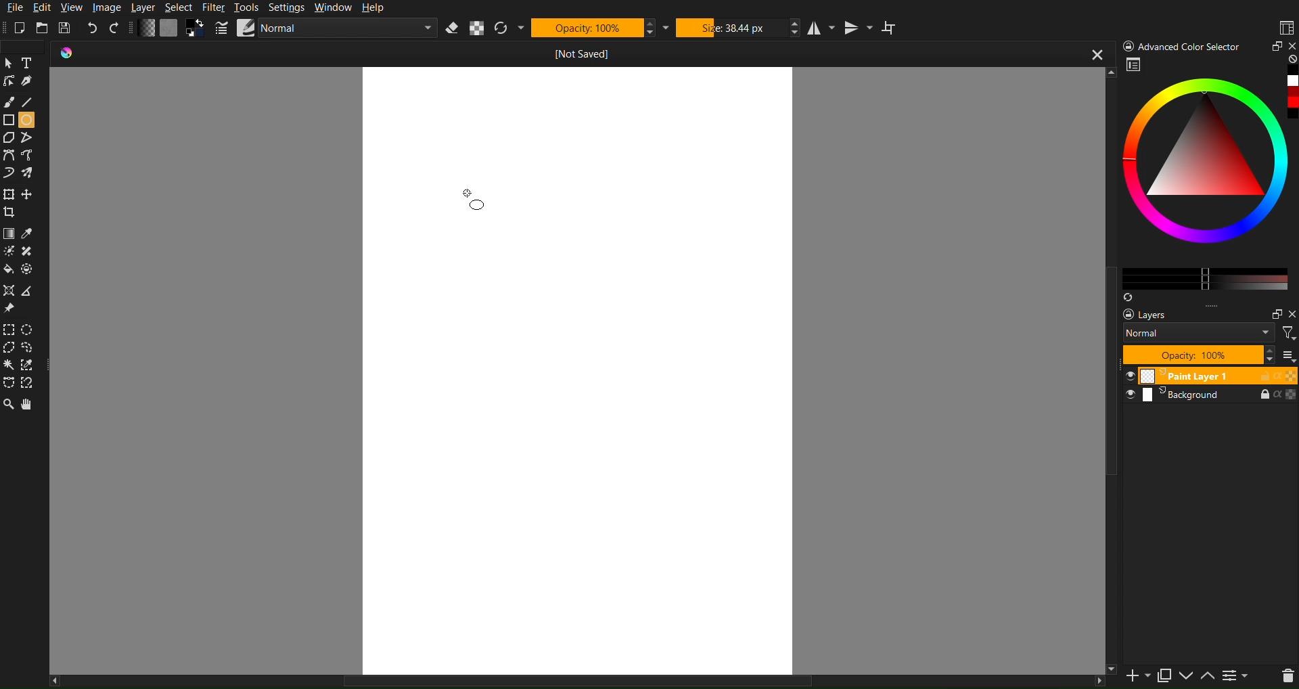 Image resolution: width=1299 pixels, height=689 pixels. What do you see at coordinates (8, 403) in the screenshot?
I see `Zoom ` at bounding box center [8, 403].